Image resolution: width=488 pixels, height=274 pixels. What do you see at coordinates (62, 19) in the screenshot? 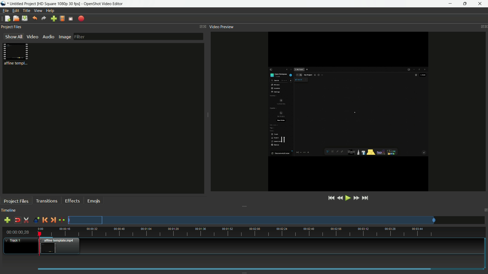
I see `profile` at bounding box center [62, 19].